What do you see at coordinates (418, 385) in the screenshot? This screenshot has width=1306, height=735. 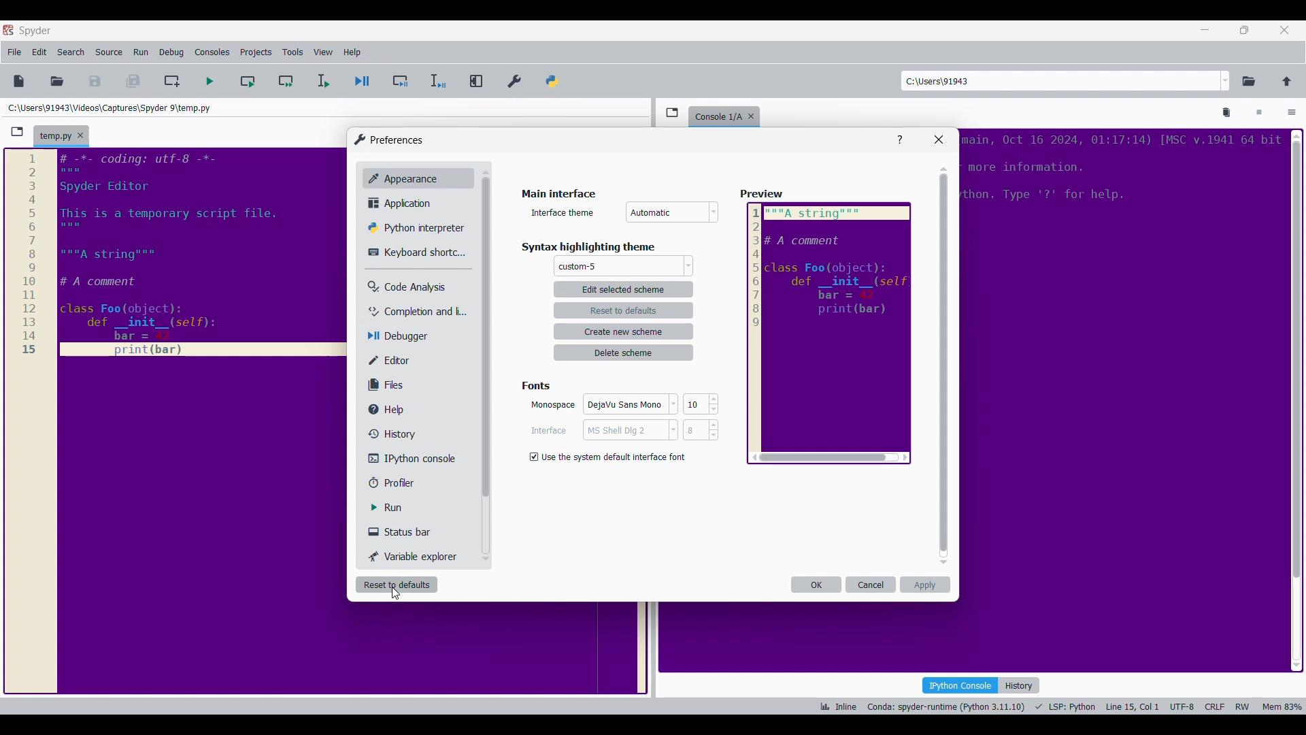 I see `Files` at bounding box center [418, 385].